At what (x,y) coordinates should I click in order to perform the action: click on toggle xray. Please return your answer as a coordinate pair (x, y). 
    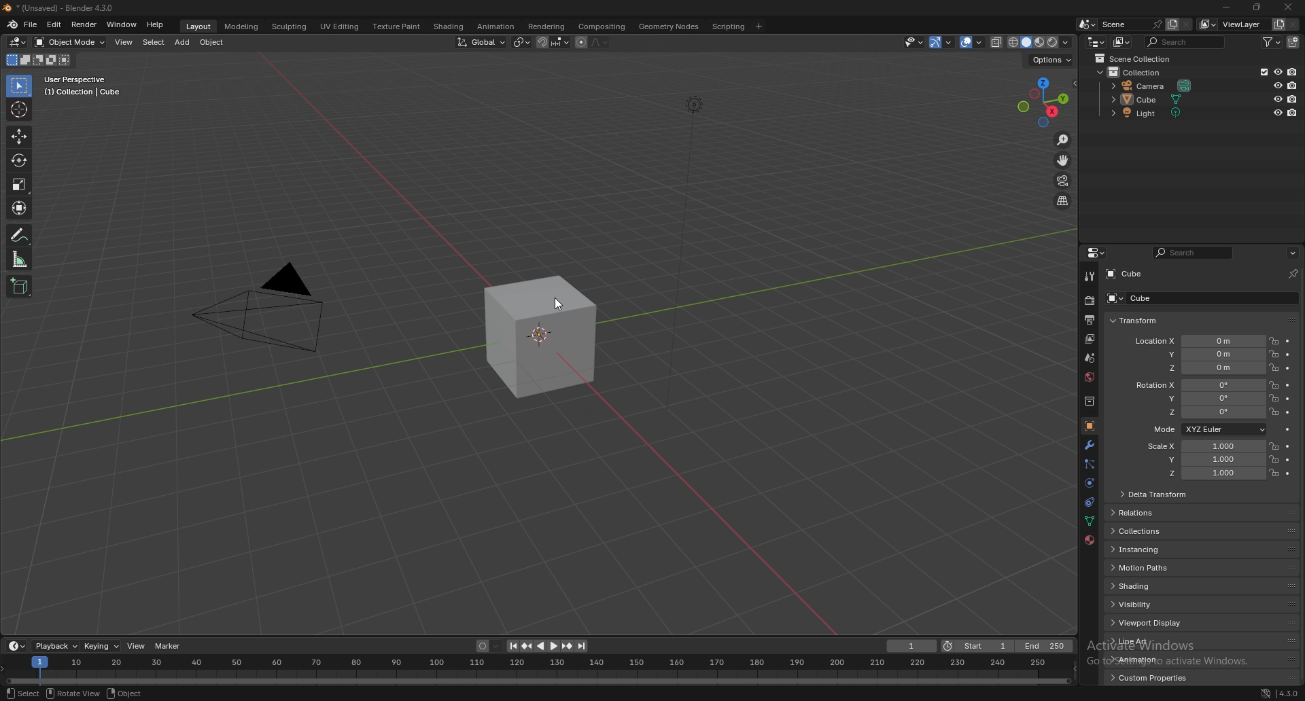
    Looking at the image, I should click on (998, 43).